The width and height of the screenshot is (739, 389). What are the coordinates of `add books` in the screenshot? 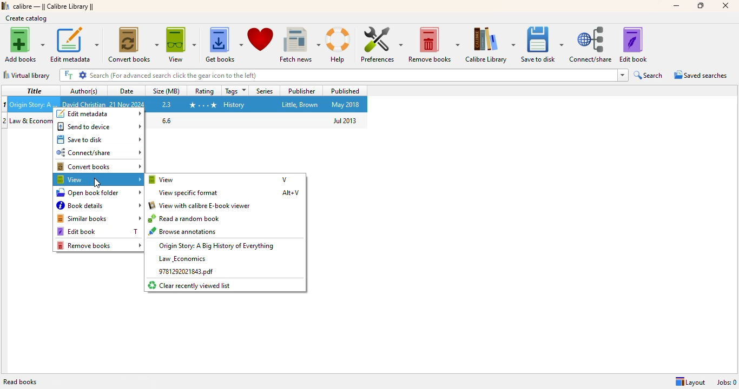 It's located at (24, 44).